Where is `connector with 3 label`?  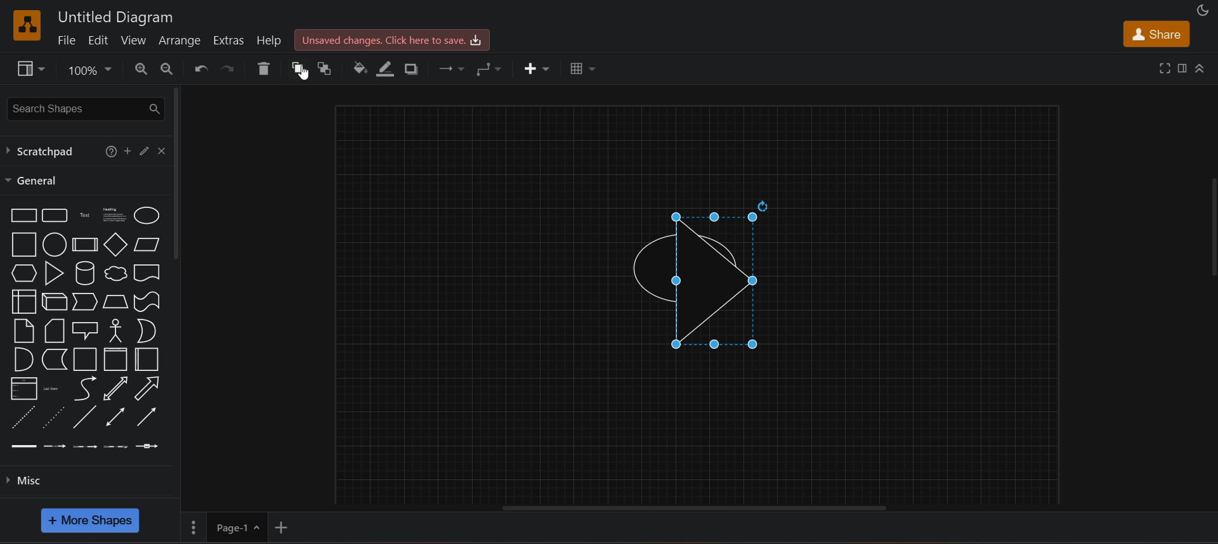
connector with 3 label is located at coordinates (117, 446).